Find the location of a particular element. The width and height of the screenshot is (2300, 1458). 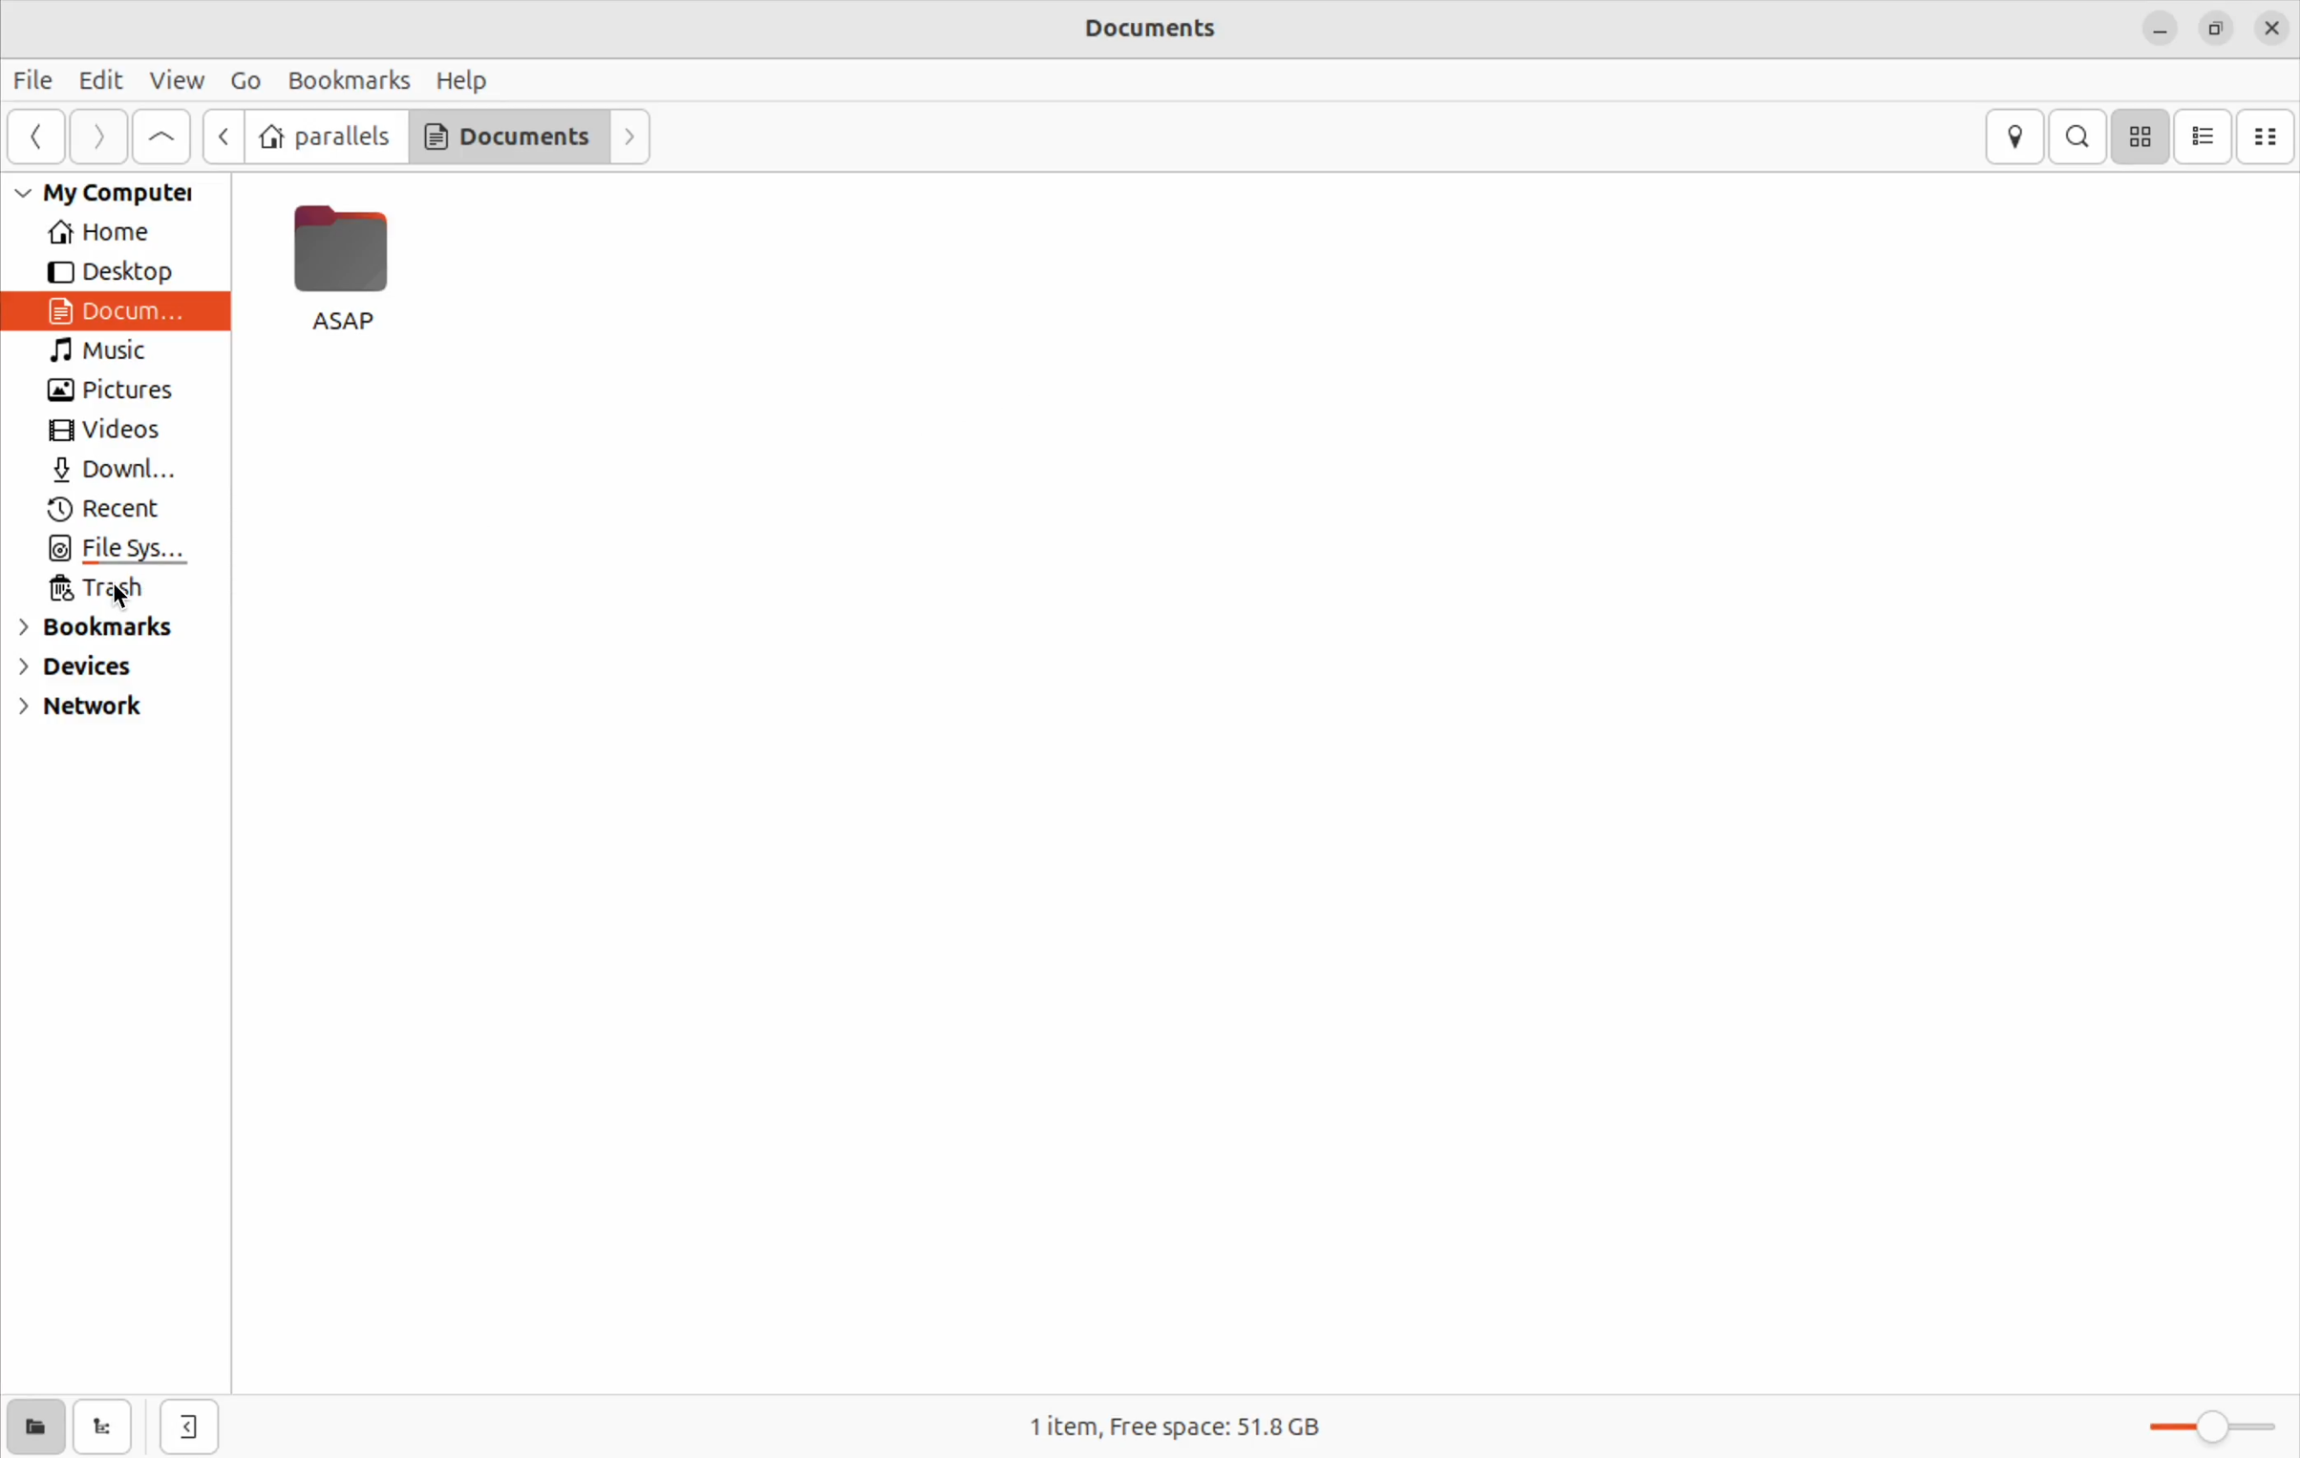

cursor is located at coordinates (122, 599).